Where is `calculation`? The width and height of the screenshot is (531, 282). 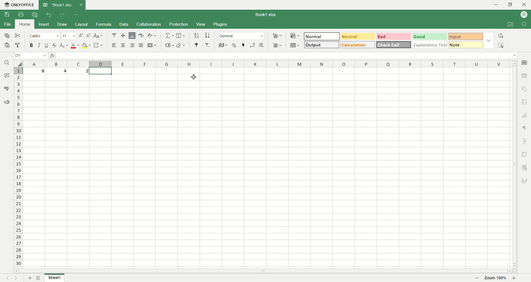 calculation is located at coordinates (357, 45).